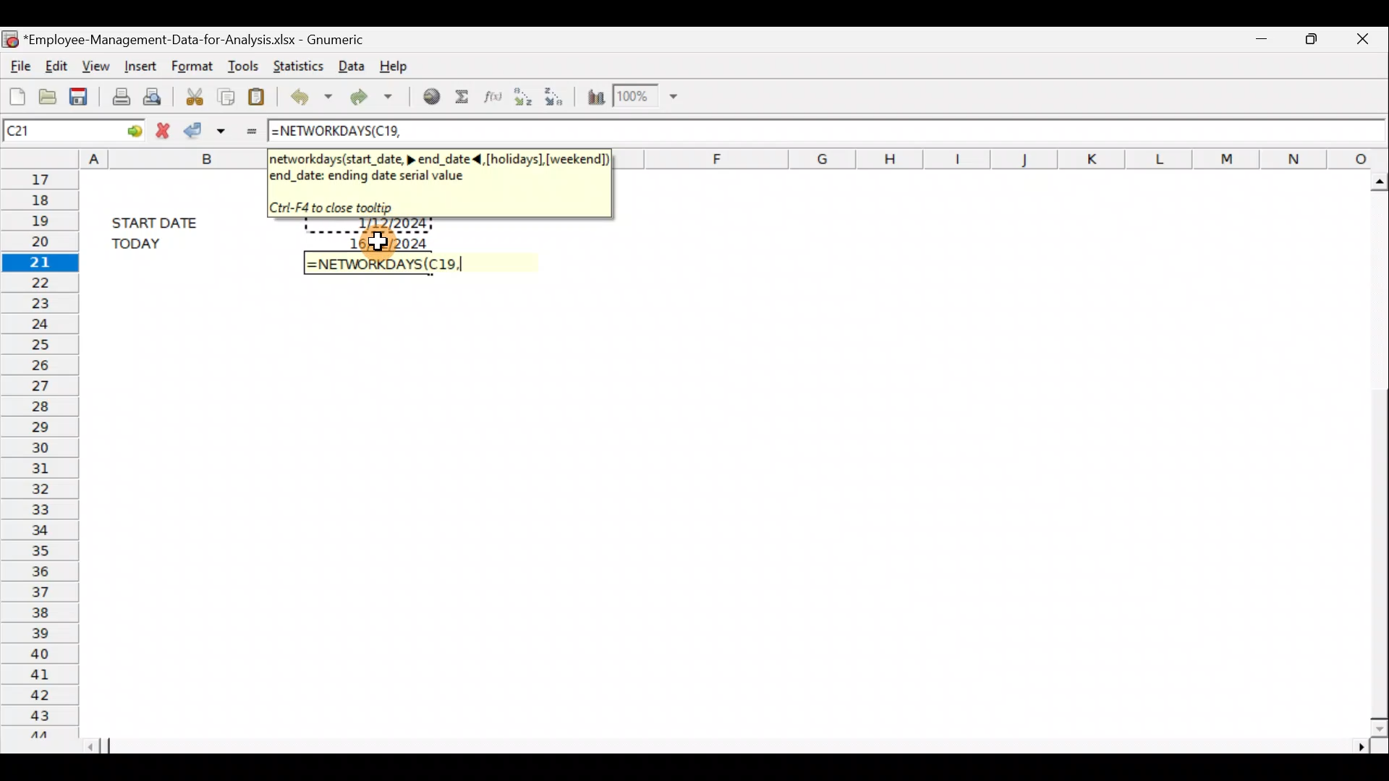 The width and height of the screenshot is (1389, 781). Describe the element at coordinates (195, 94) in the screenshot. I see `Cut the selection` at that location.